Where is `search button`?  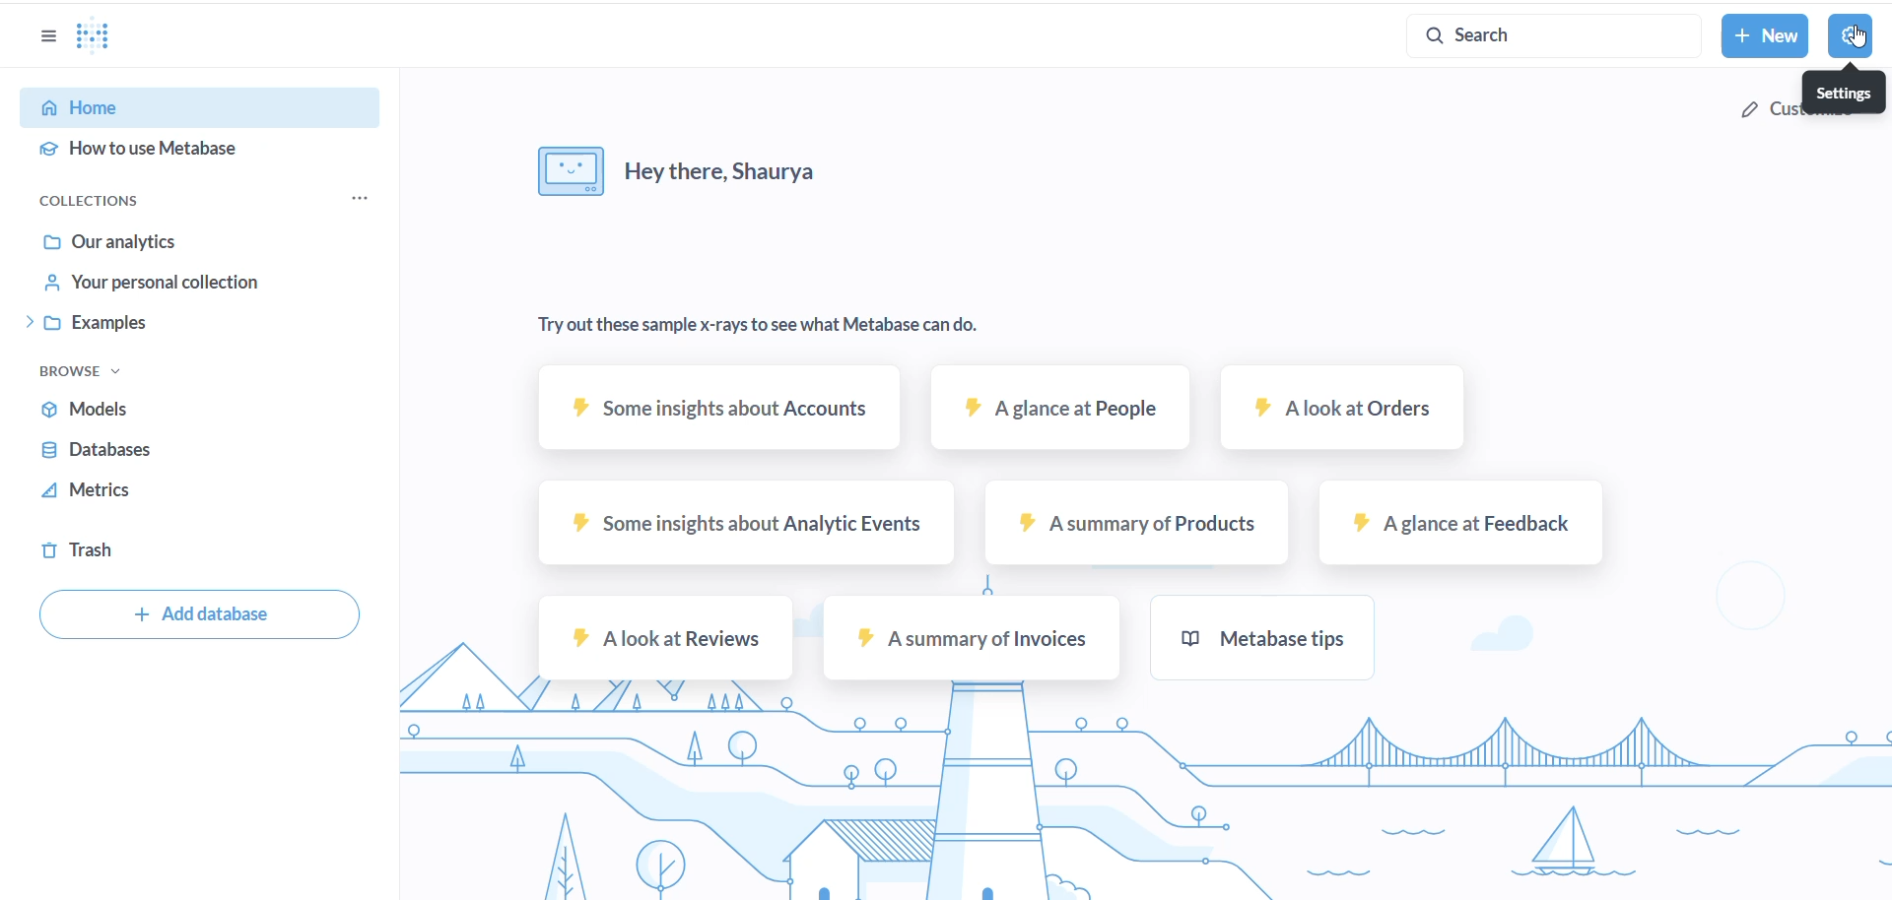 search button is located at coordinates (1542, 33).